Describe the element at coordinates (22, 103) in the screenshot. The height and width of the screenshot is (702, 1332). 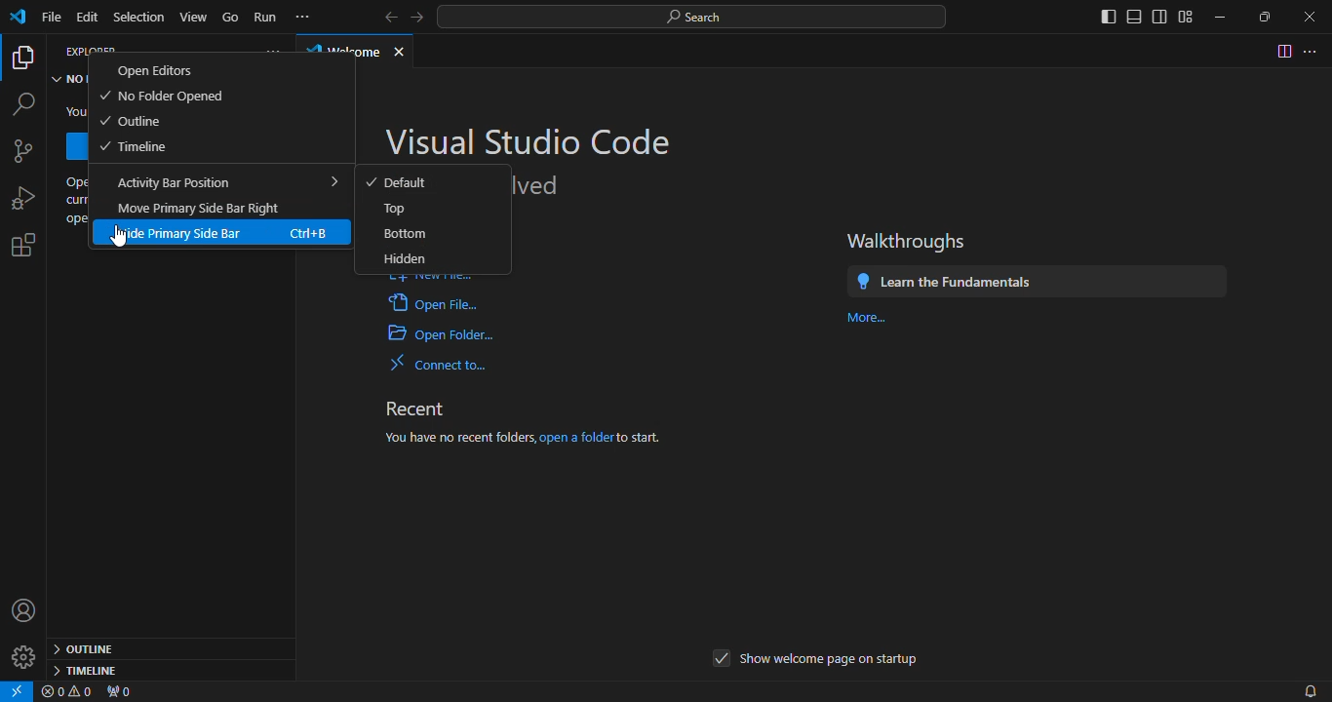
I see `find` at that location.